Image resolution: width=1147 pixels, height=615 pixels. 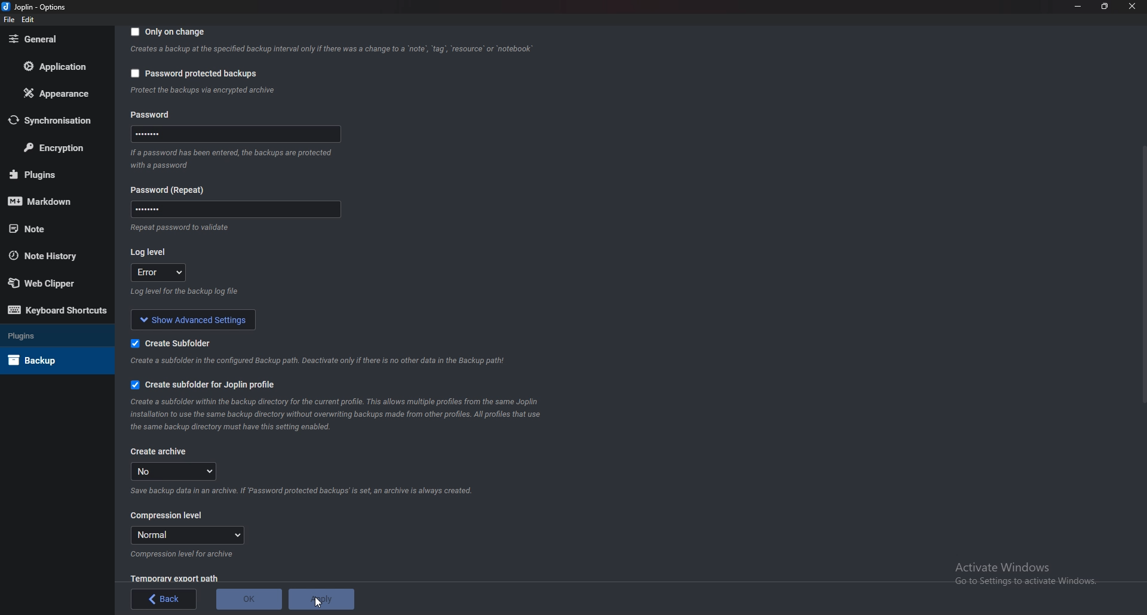 What do you see at coordinates (168, 114) in the screenshot?
I see `Password` at bounding box center [168, 114].